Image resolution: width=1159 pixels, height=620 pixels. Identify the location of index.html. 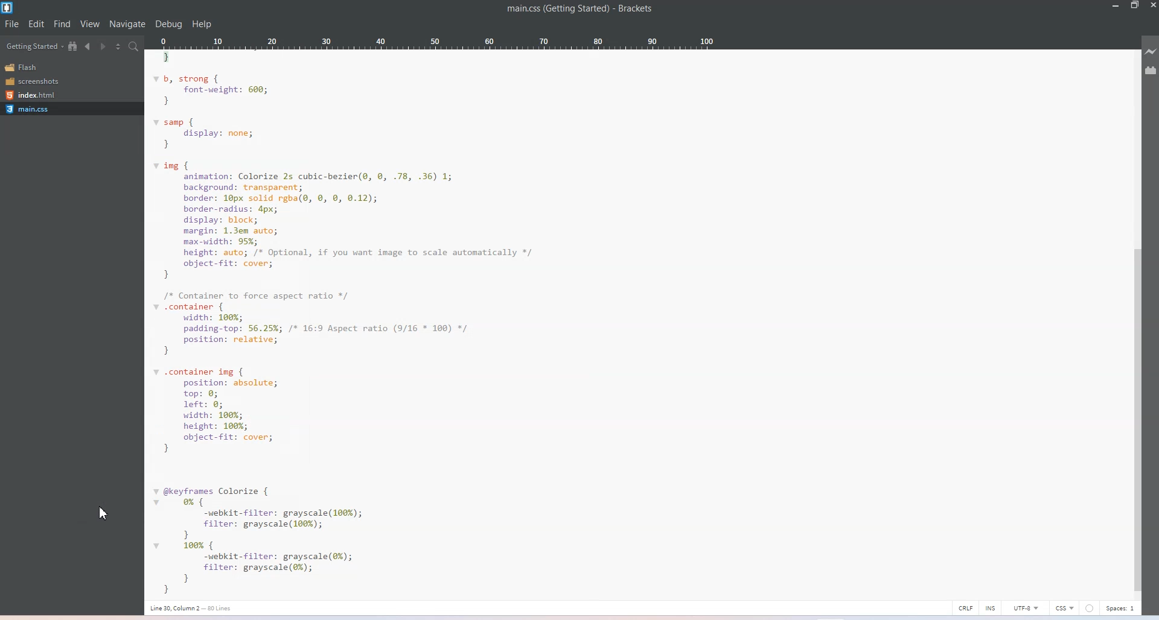
(36, 94).